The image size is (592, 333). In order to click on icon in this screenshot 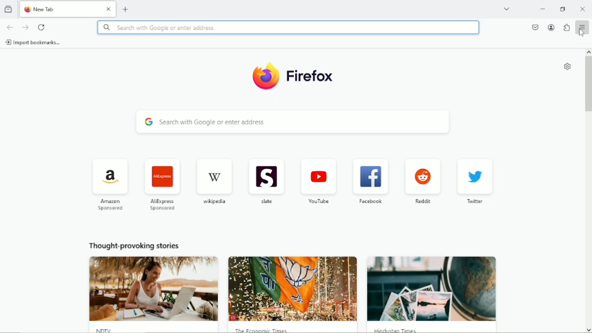, I will do `click(109, 175)`.